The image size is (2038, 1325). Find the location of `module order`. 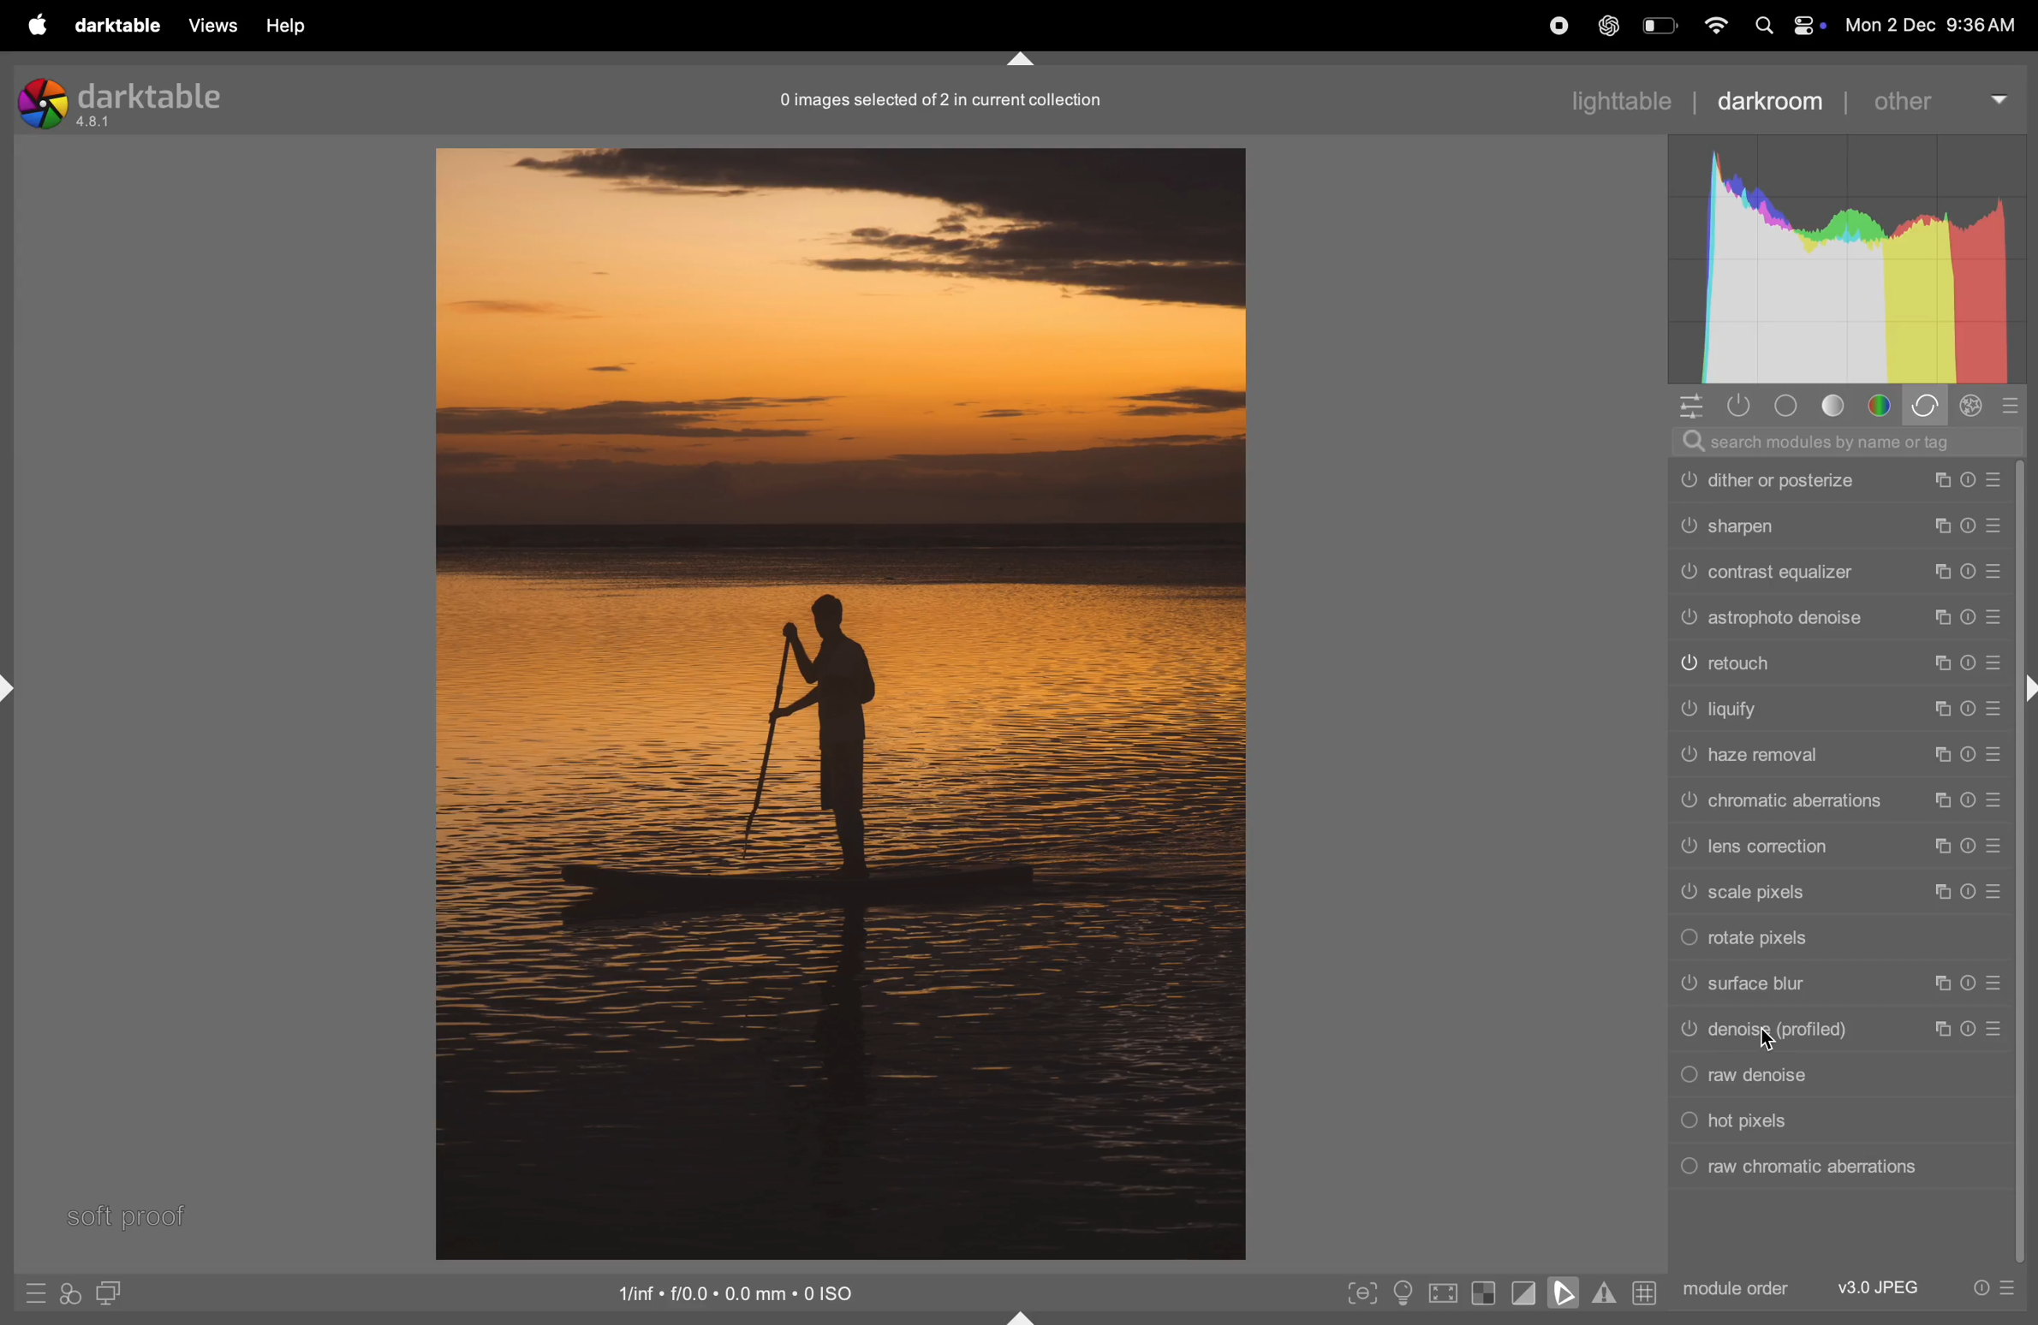

module order is located at coordinates (1737, 1287).